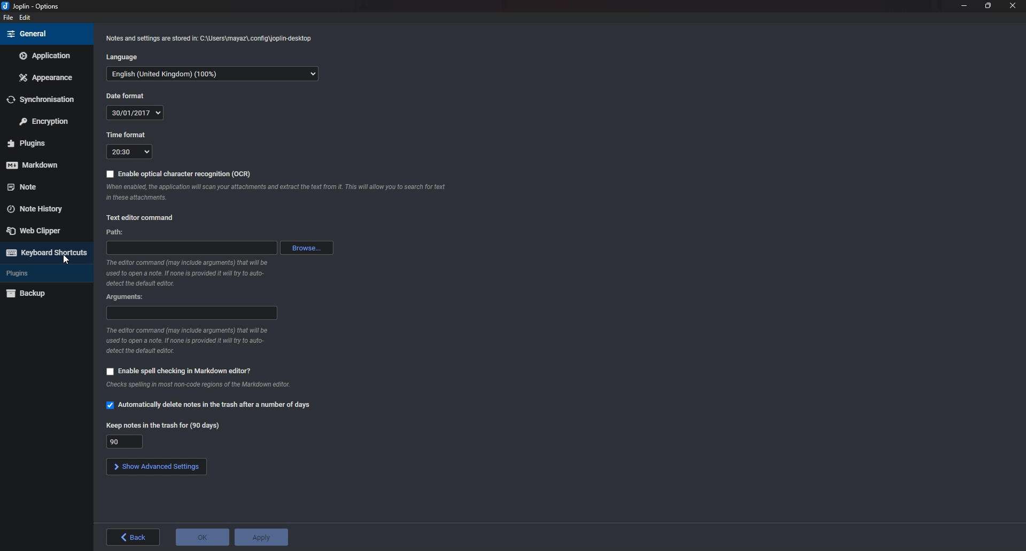  What do you see at coordinates (199, 385) in the screenshot?
I see `Info` at bounding box center [199, 385].